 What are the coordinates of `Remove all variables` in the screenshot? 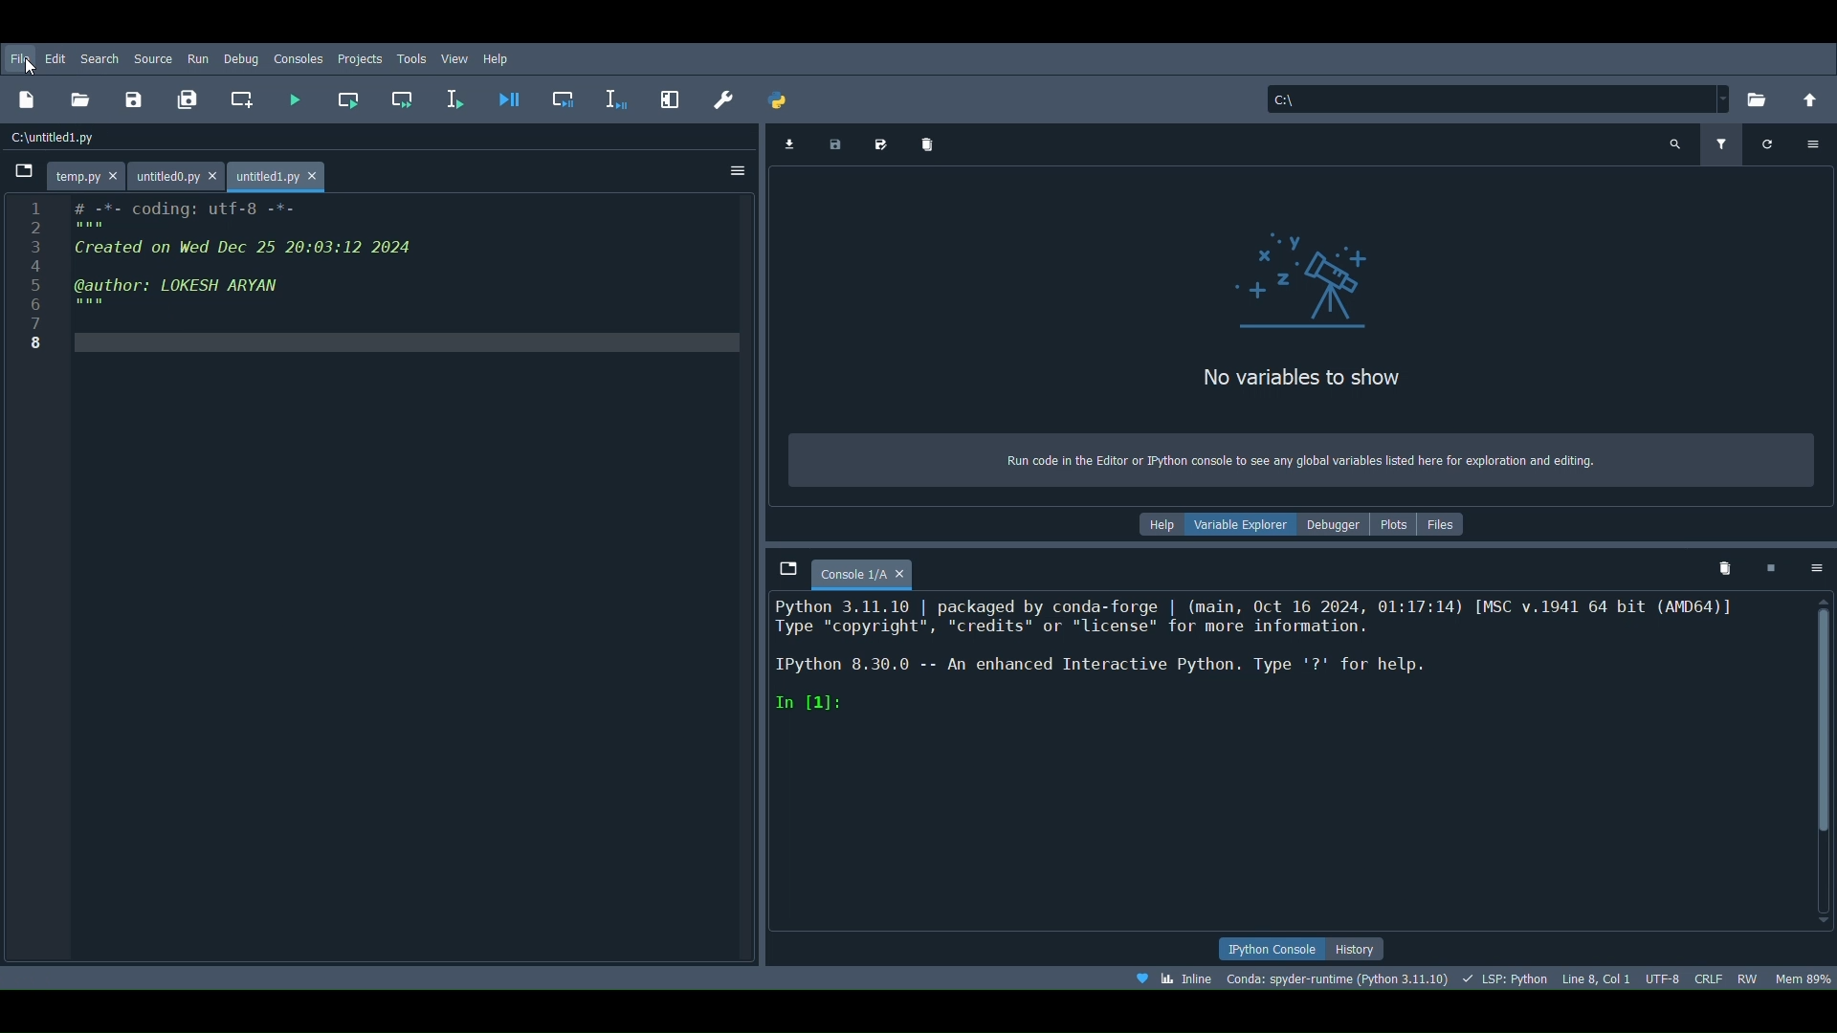 It's located at (928, 145).